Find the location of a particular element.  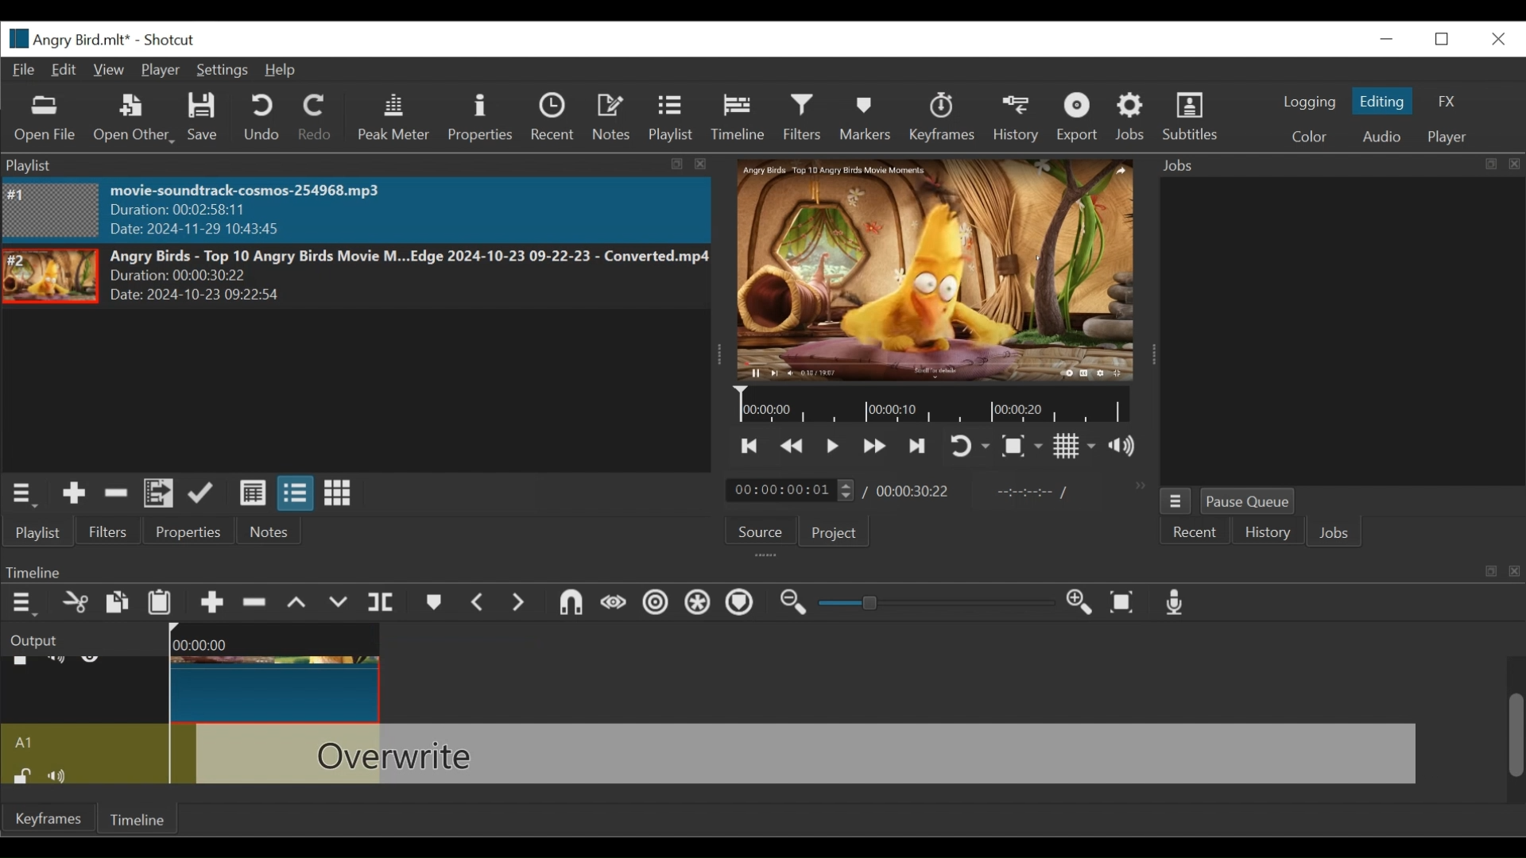

Skip to the next point is located at coordinates (919, 446).